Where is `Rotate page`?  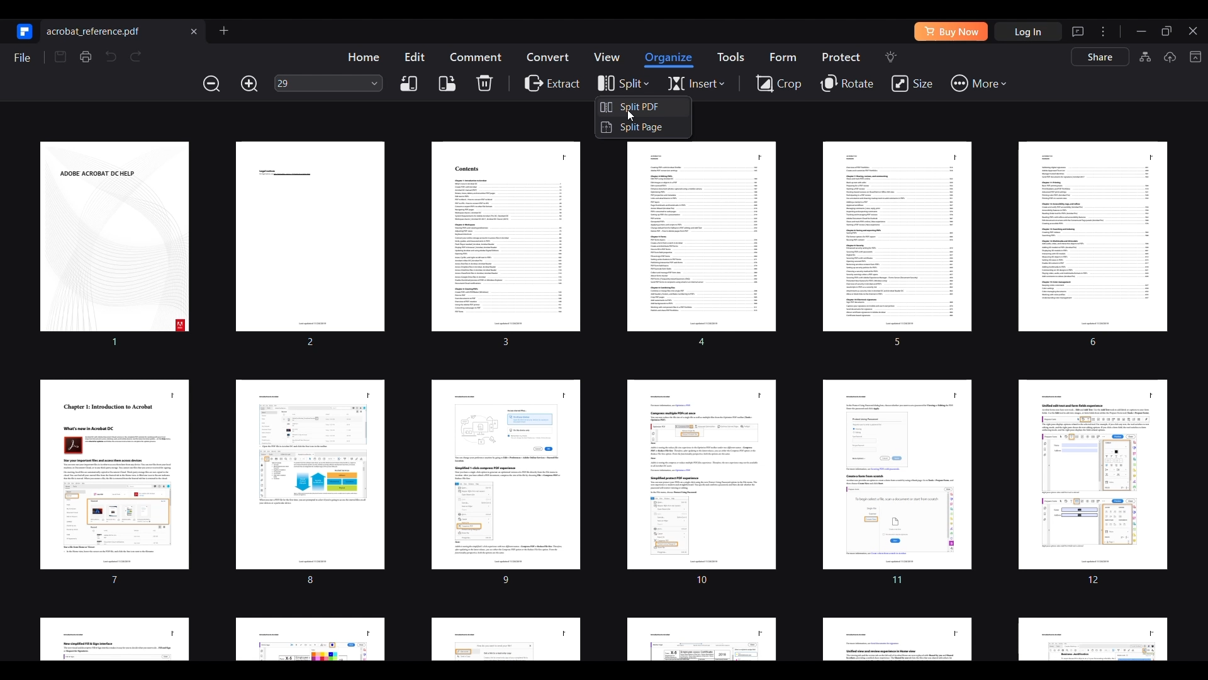 Rotate page is located at coordinates (848, 84).